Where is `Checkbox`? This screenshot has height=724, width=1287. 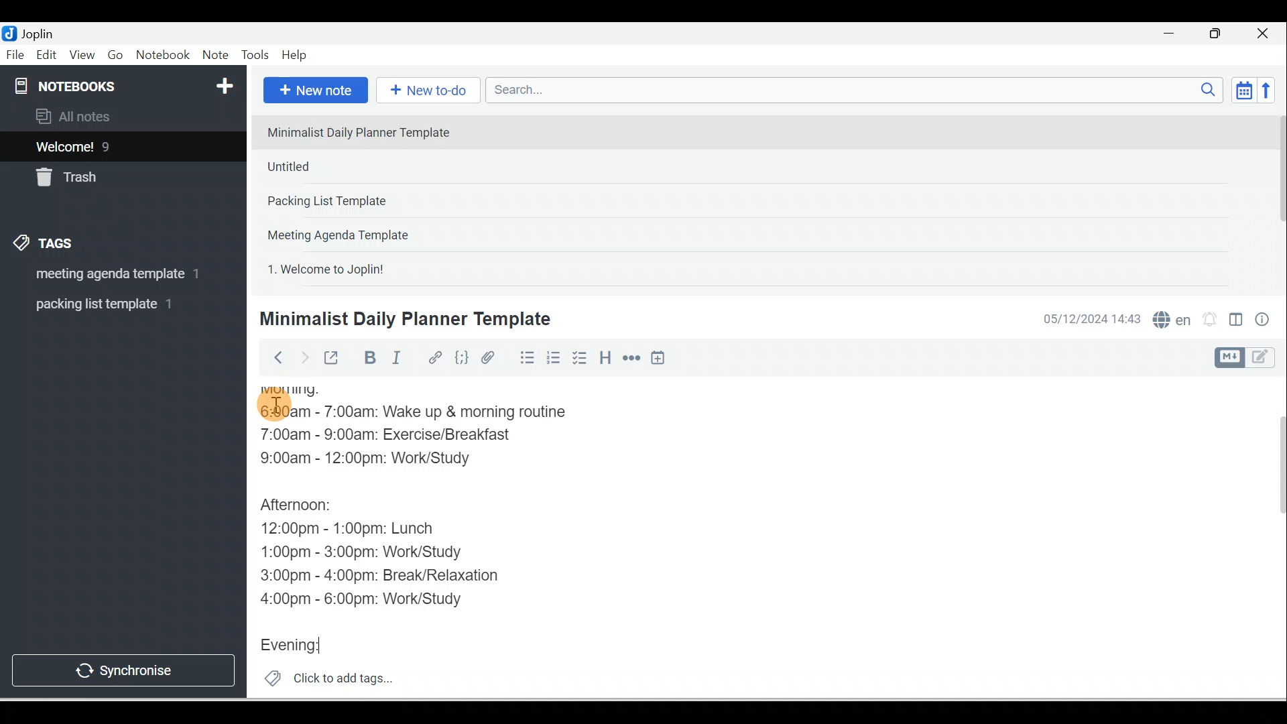 Checkbox is located at coordinates (578, 358).